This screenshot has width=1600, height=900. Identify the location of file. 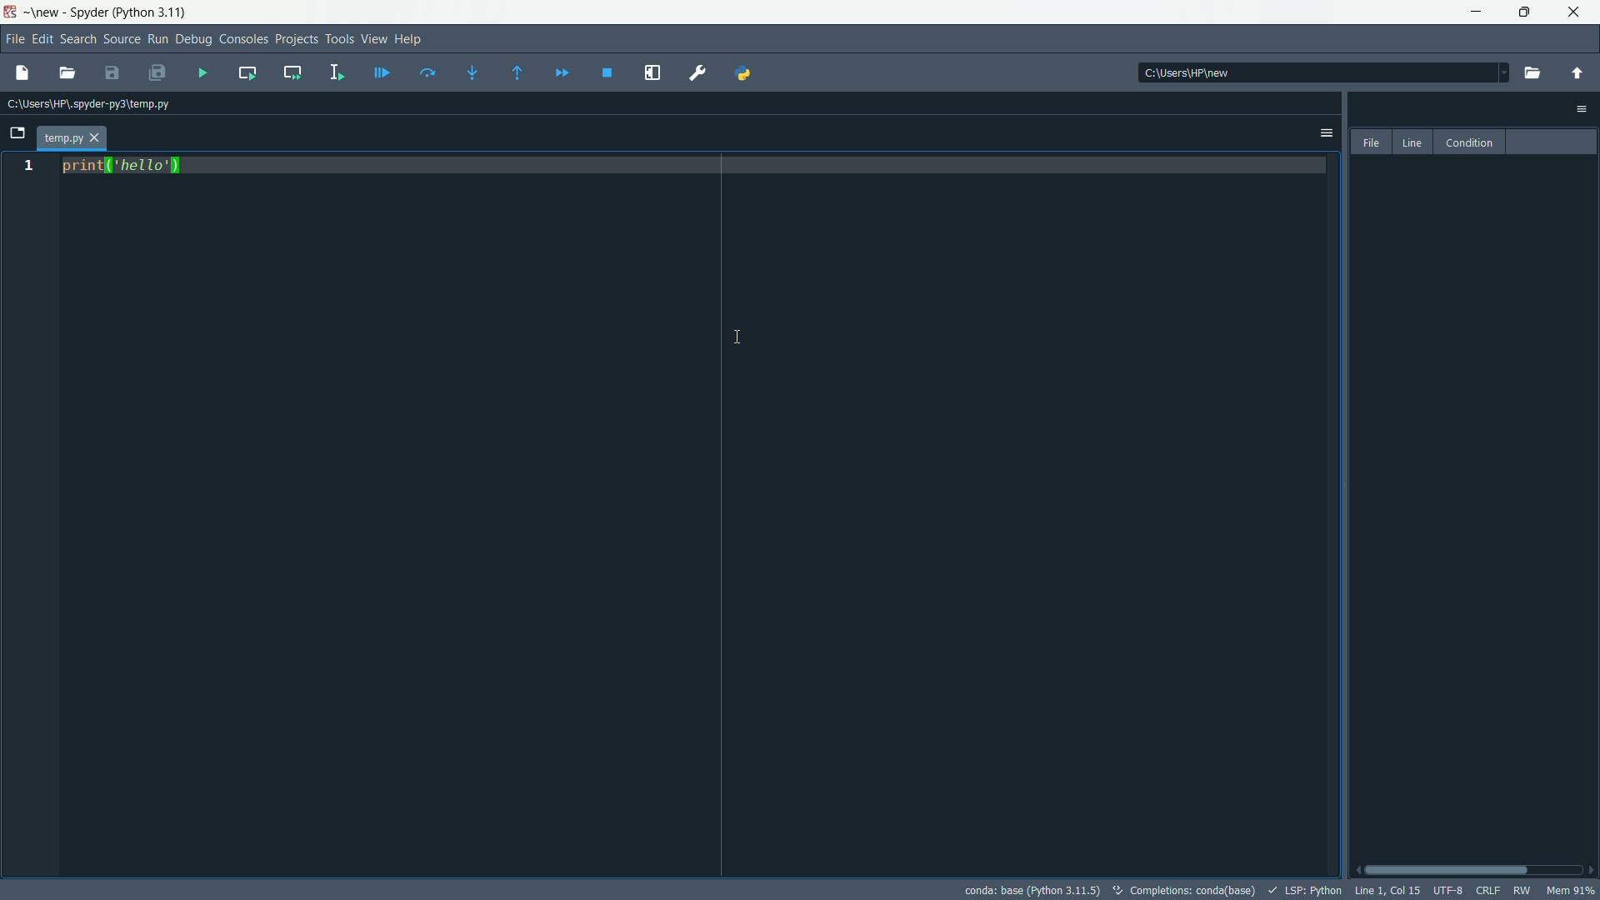
(1372, 142).